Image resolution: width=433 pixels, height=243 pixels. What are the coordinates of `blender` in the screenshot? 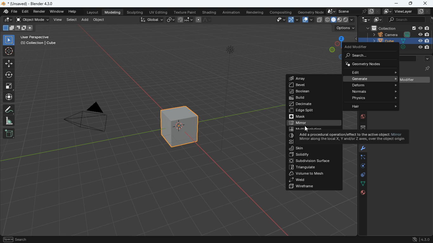 It's located at (3, 4).